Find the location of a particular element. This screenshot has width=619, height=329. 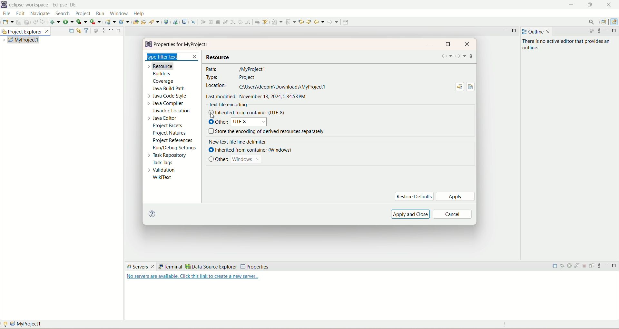

save is located at coordinates (18, 22).